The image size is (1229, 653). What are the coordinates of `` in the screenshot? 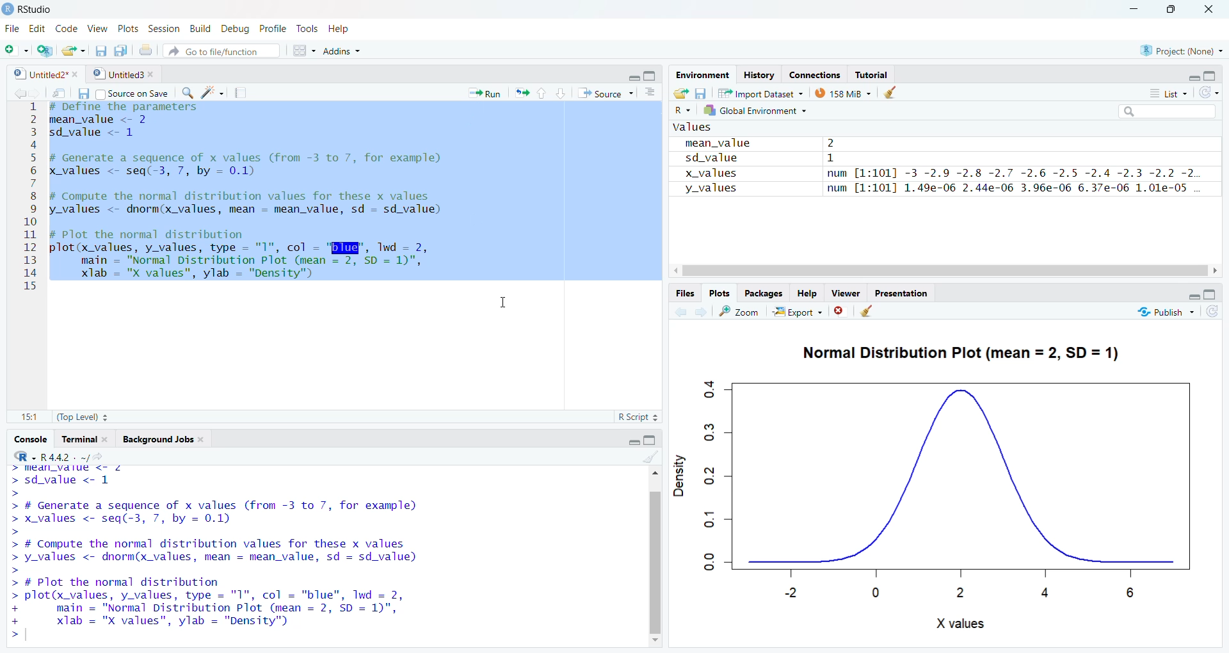 It's located at (549, 92).